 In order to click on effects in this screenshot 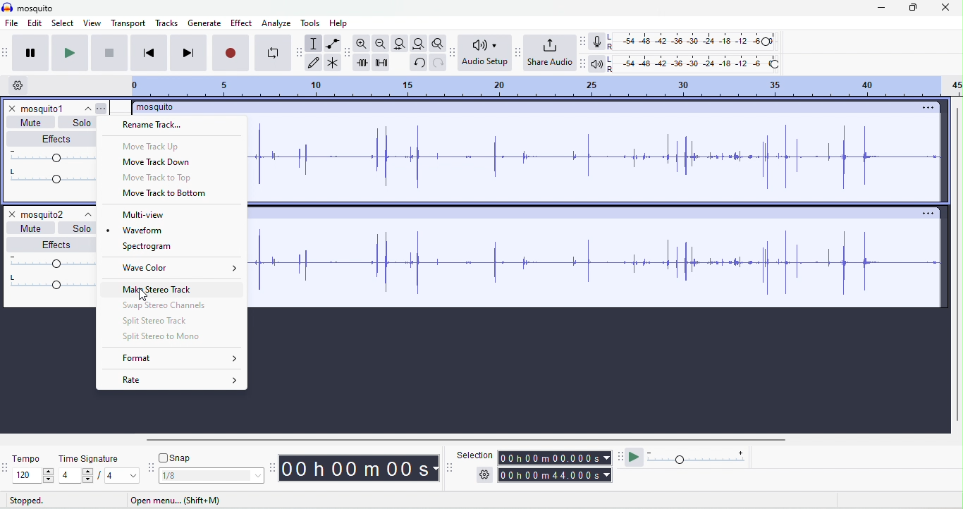, I will do `click(58, 137)`.